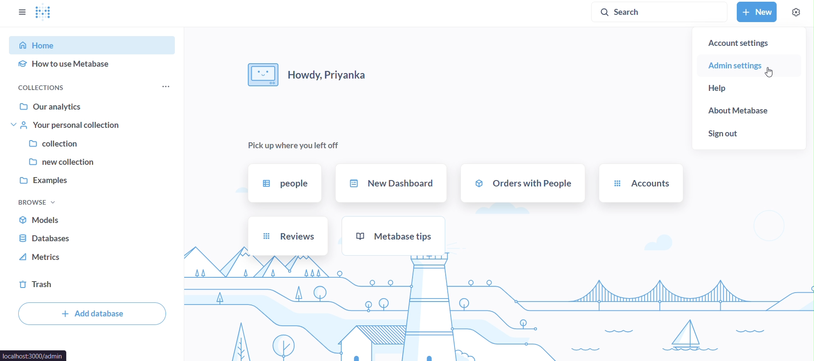  What do you see at coordinates (95, 106) in the screenshot?
I see `our analytics` at bounding box center [95, 106].